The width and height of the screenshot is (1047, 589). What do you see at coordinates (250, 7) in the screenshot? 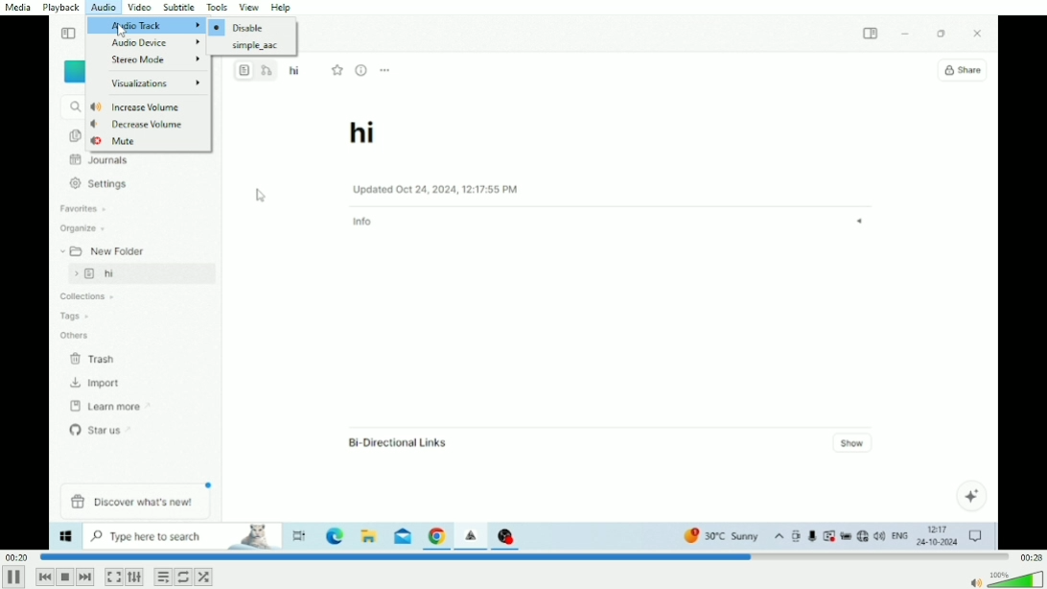
I see `View` at bounding box center [250, 7].